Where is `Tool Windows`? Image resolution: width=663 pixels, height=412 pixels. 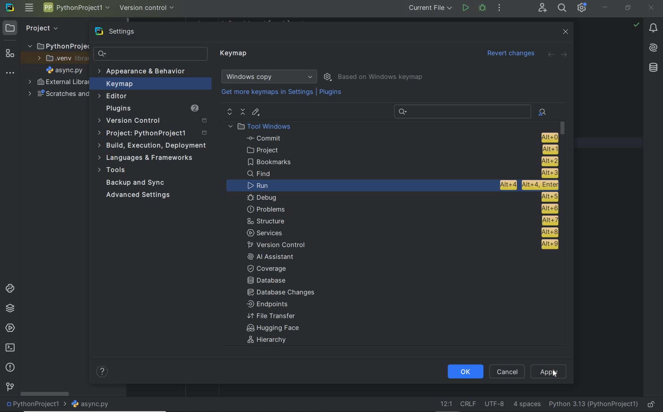 Tool Windows is located at coordinates (263, 126).